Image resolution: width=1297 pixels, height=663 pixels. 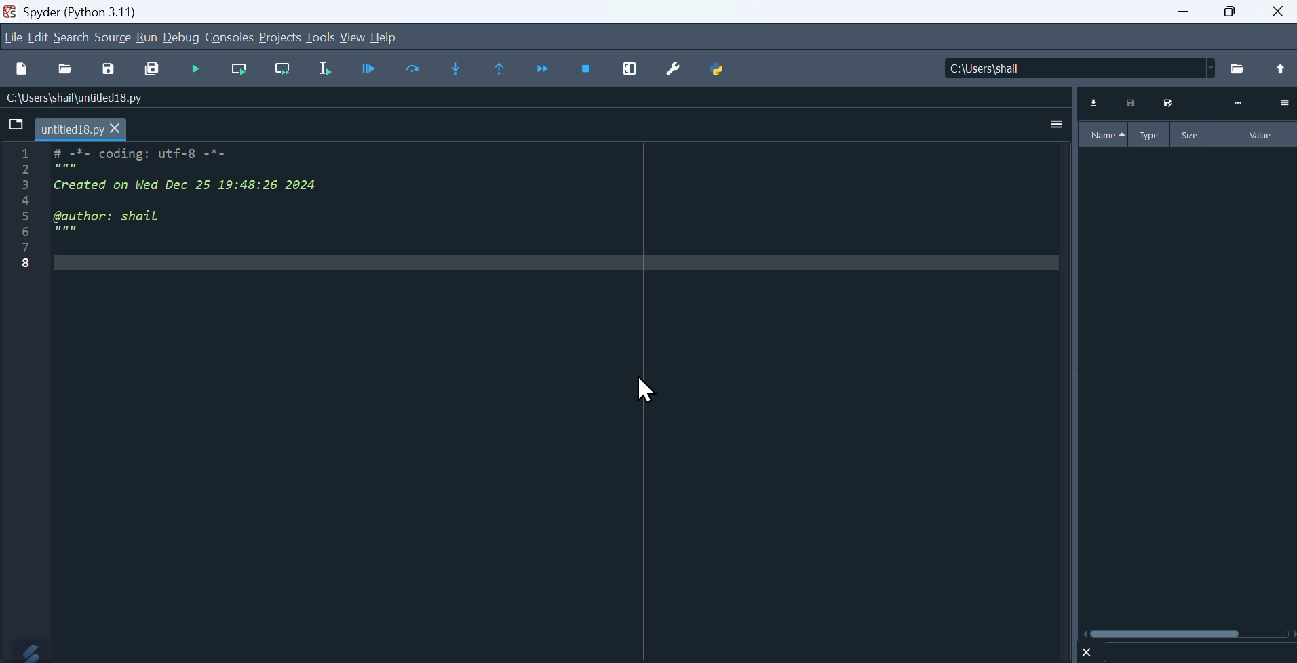 What do you see at coordinates (1087, 651) in the screenshot?
I see `Close` at bounding box center [1087, 651].